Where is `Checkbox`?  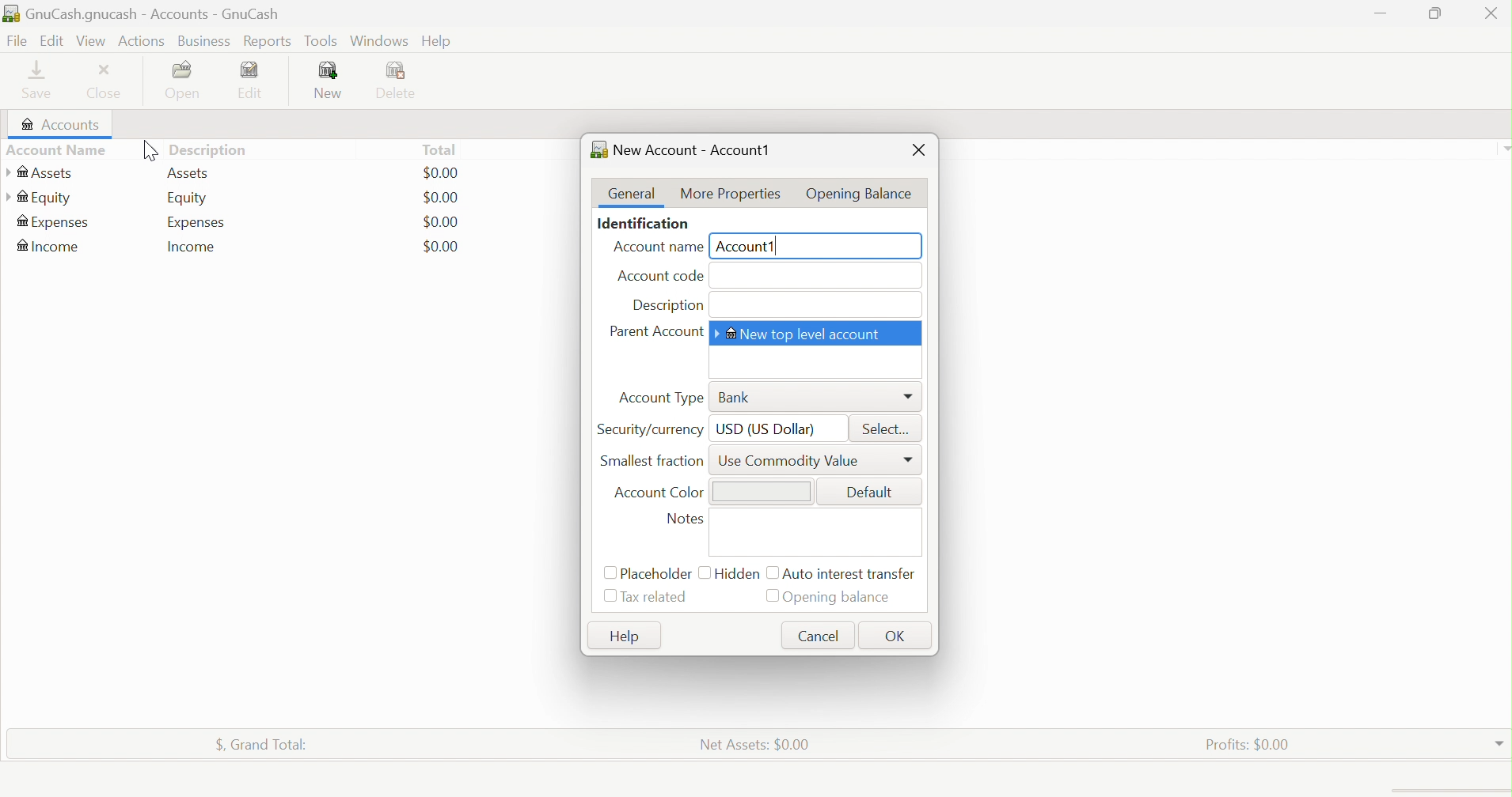 Checkbox is located at coordinates (610, 598).